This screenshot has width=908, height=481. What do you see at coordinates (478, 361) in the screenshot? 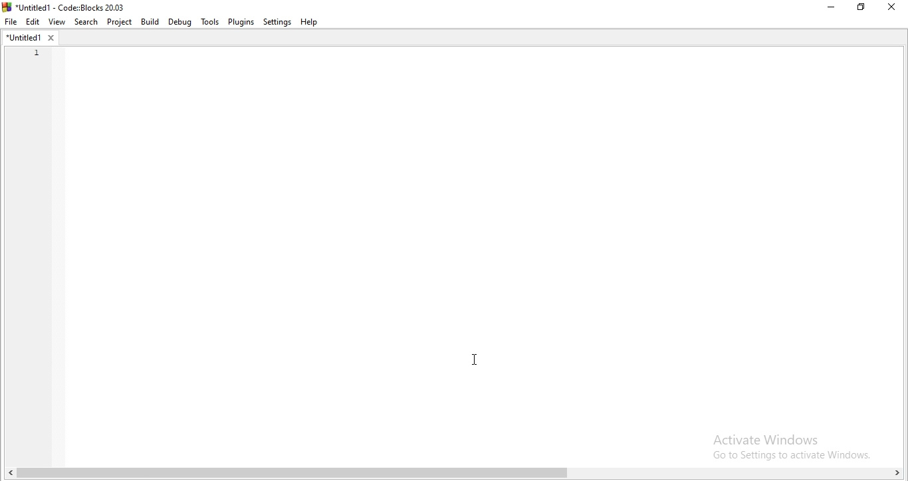
I see `cursor on code area` at bounding box center [478, 361].